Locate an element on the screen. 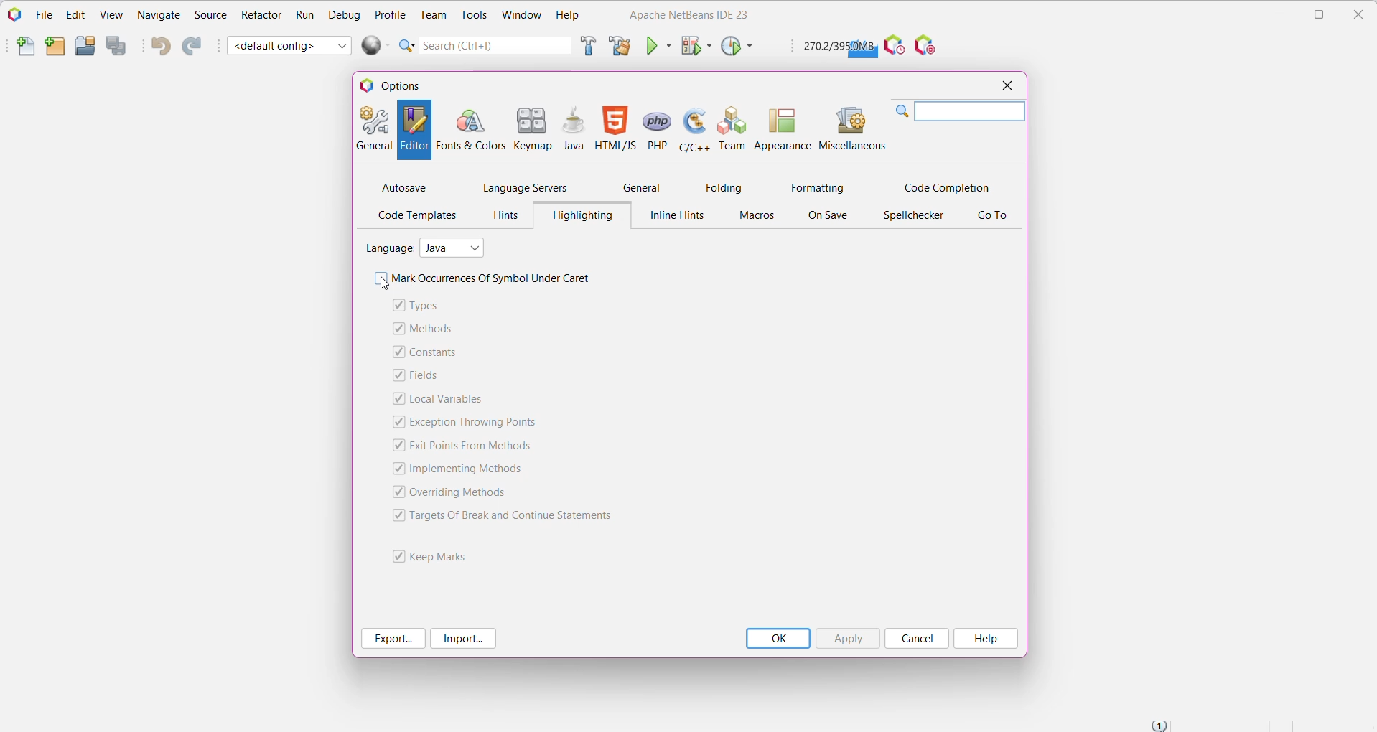  Apply is located at coordinates (849, 638).